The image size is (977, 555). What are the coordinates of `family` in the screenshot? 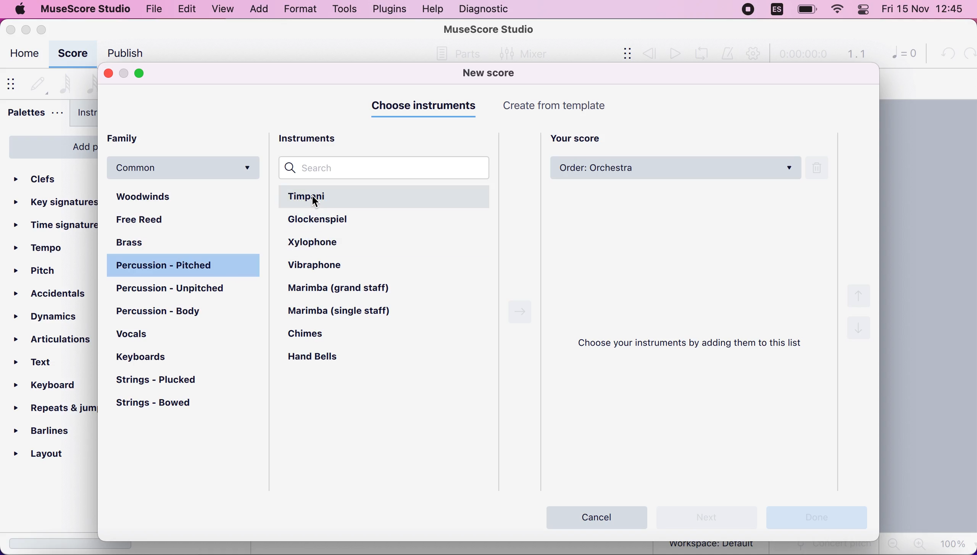 It's located at (137, 139).